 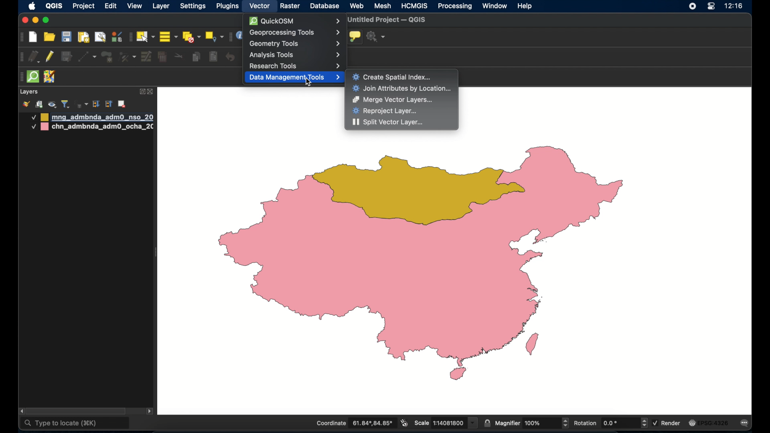 I want to click on china administrative boundary layer 2, so click(x=92, y=127).